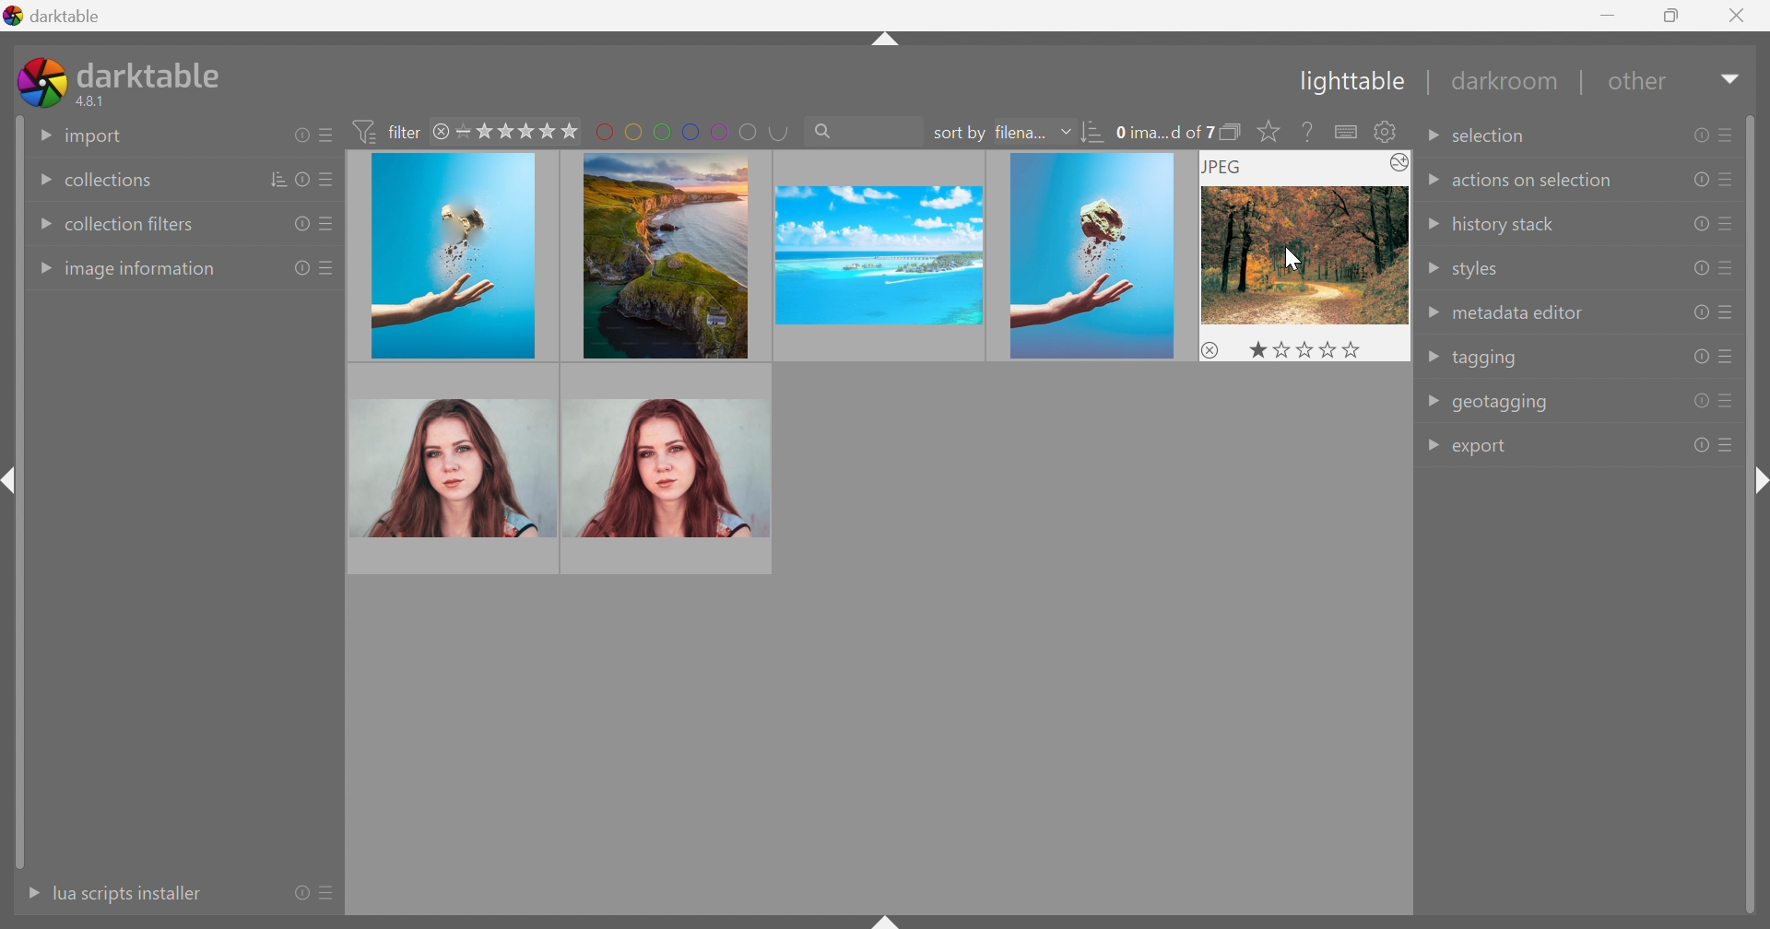 This screenshot has width=1770, height=929. I want to click on Drop Down, so click(1431, 180).